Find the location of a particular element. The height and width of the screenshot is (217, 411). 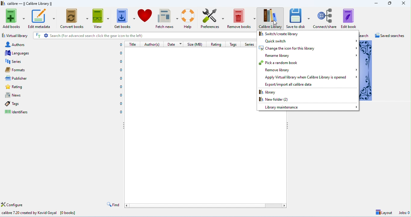

preferences is located at coordinates (212, 18).